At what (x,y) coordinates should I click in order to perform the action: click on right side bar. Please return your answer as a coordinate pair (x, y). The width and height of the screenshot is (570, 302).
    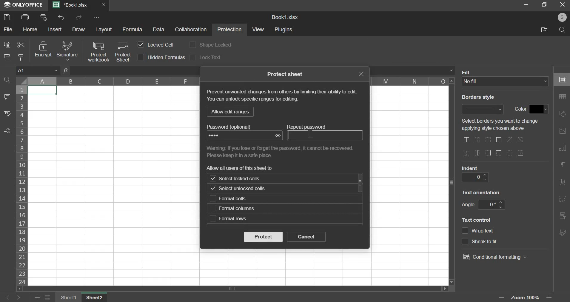
    Looking at the image, I should click on (563, 232).